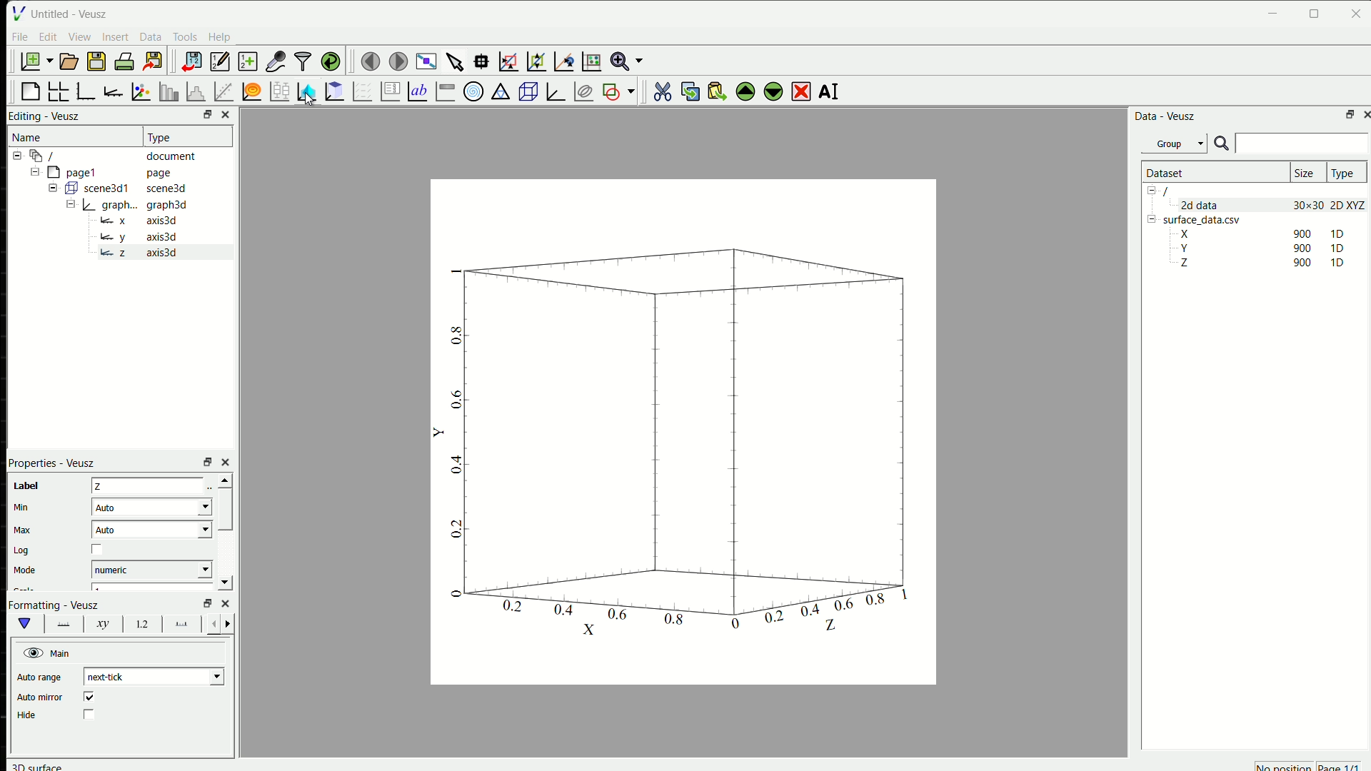 The height and width of the screenshot is (771, 1371). What do you see at coordinates (226, 510) in the screenshot?
I see `scrollbar` at bounding box center [226, 510].